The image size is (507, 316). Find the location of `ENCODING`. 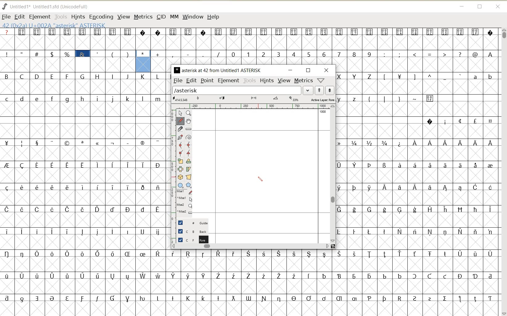

ENCODING is located at coordinates (101, 17).